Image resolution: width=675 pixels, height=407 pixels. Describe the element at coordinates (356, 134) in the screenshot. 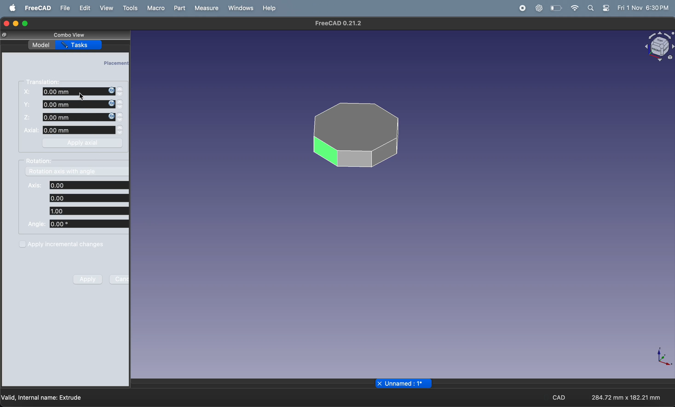

I see `3D polygon` at that location.